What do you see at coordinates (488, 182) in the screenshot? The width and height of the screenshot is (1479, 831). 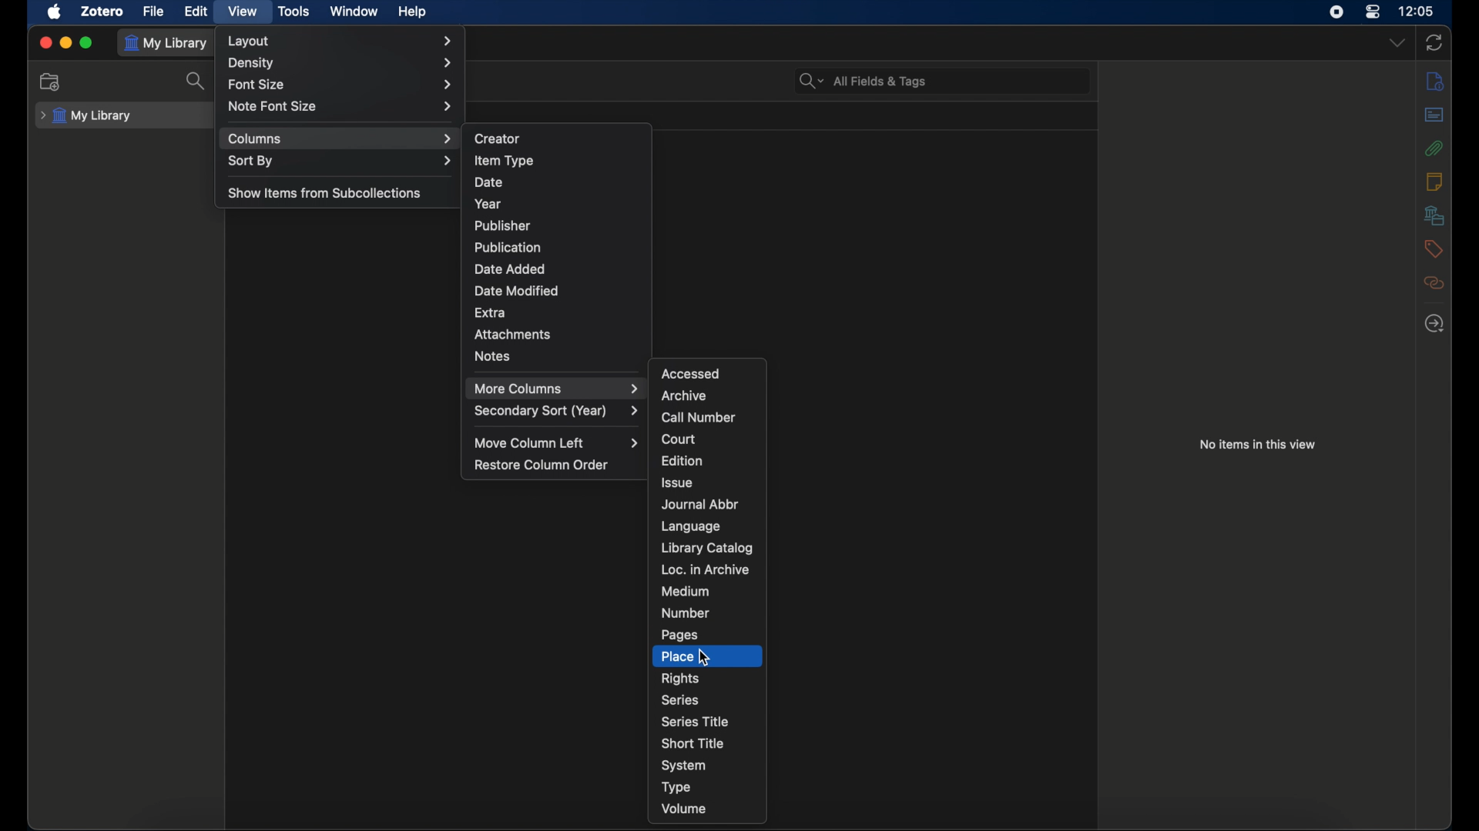 I see `date` at bounding box center [488, 182].